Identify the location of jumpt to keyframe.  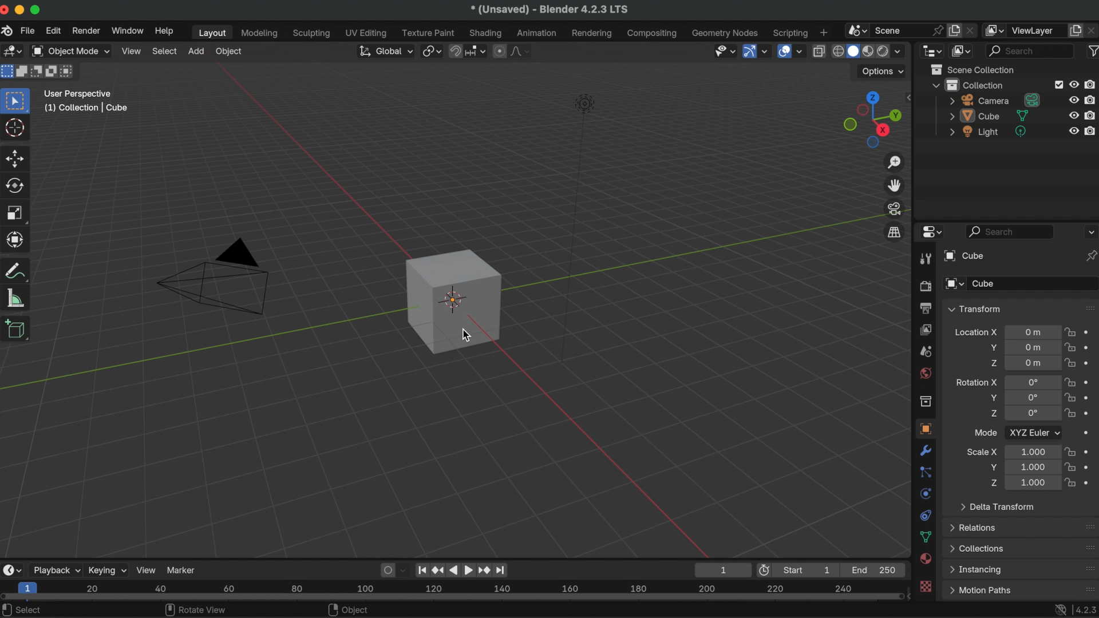
(484, 569).